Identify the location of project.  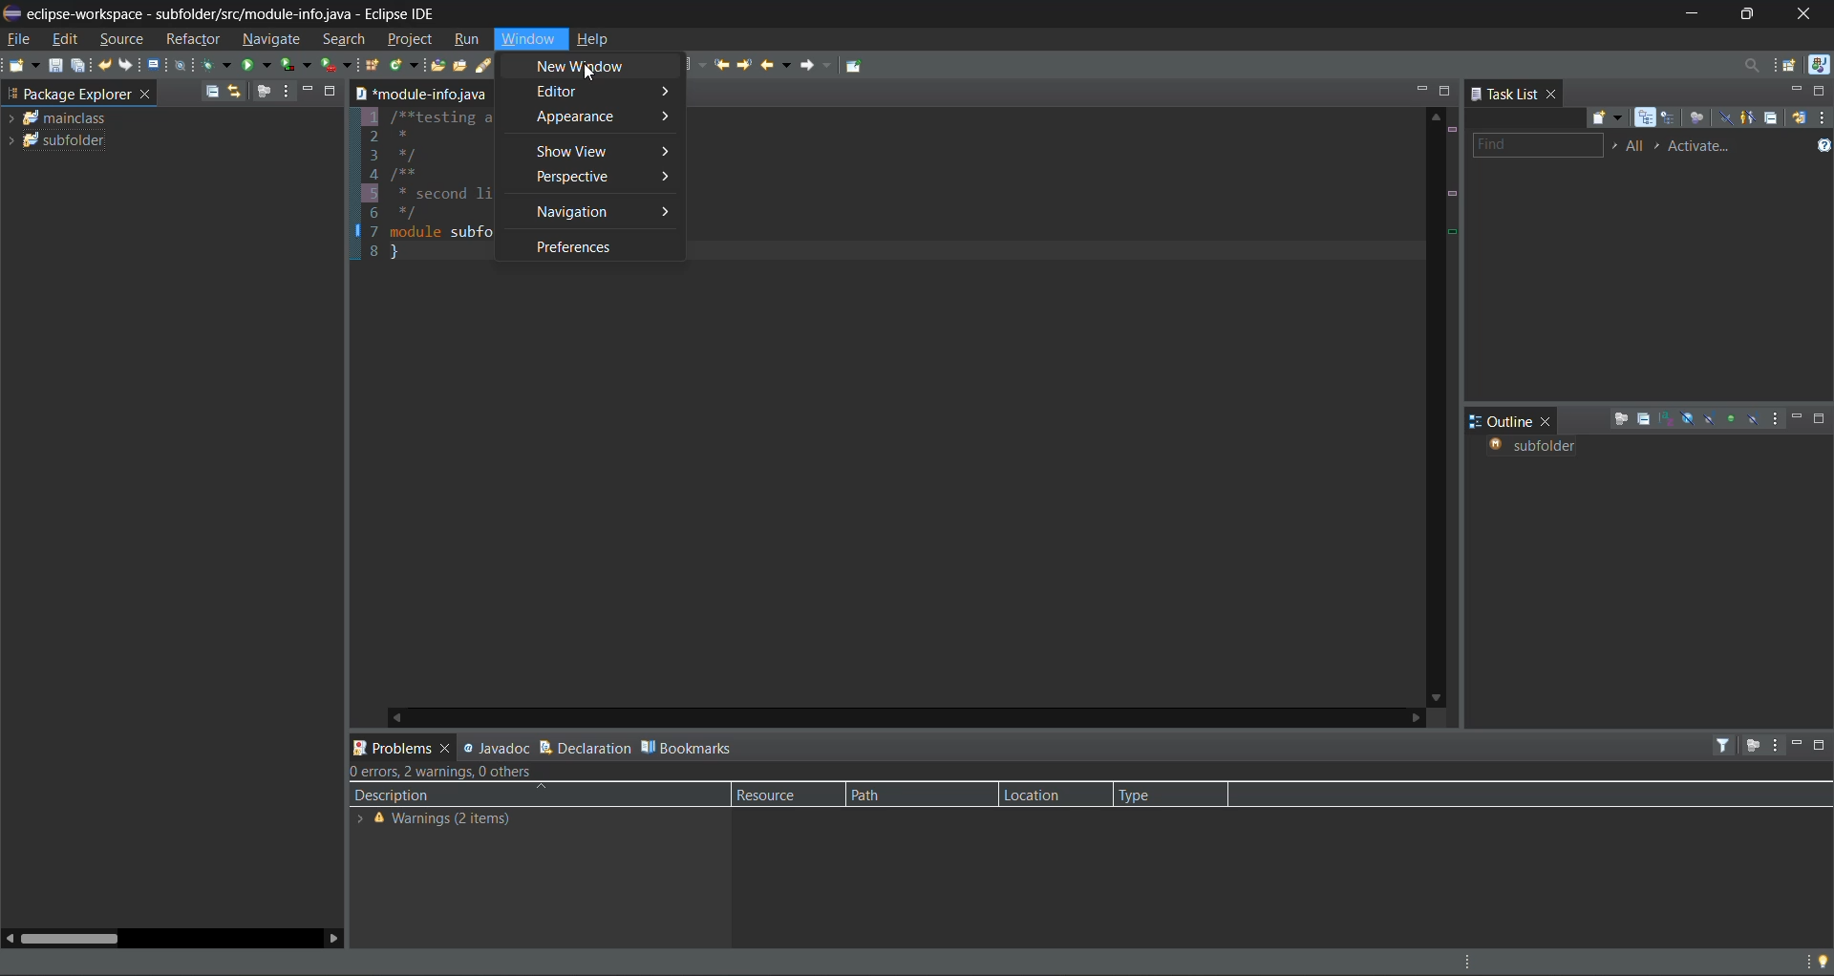
(414, 39).